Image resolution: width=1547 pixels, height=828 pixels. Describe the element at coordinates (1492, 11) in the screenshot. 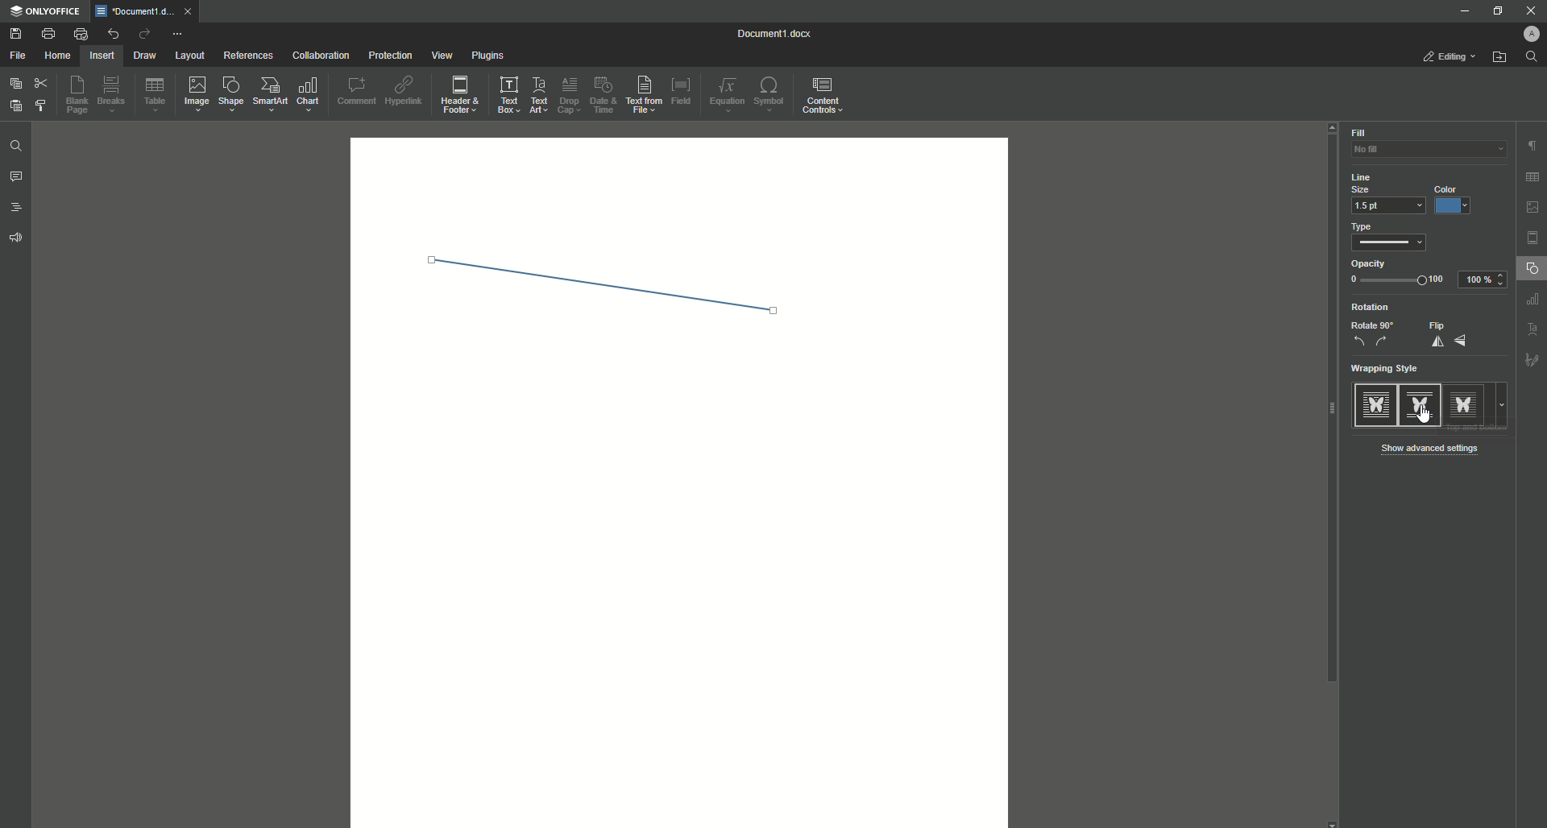

I see `Restore` at that location.